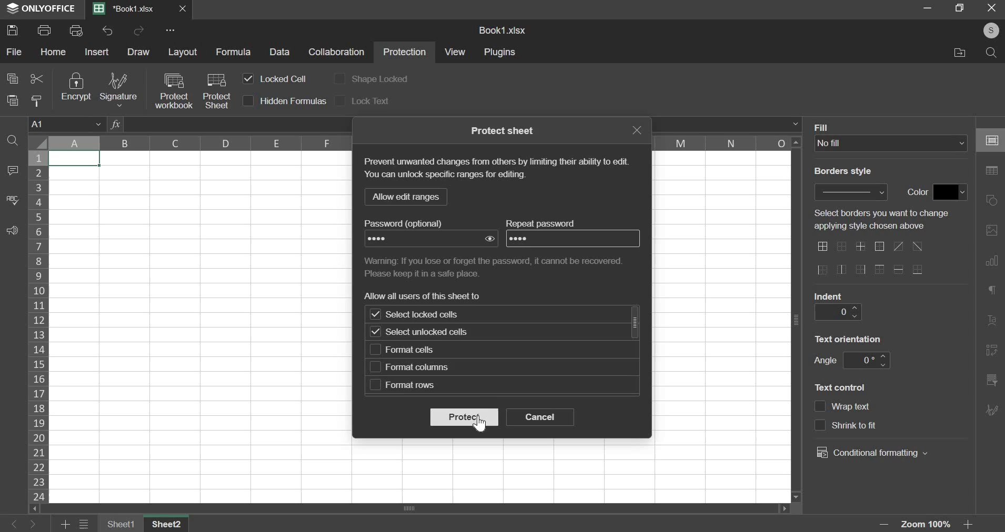 This screenshot has height=532, width=1005. Describe the element at coordinates (504, 31) in the screenshot. I see `Book1.xlsx` at that location.